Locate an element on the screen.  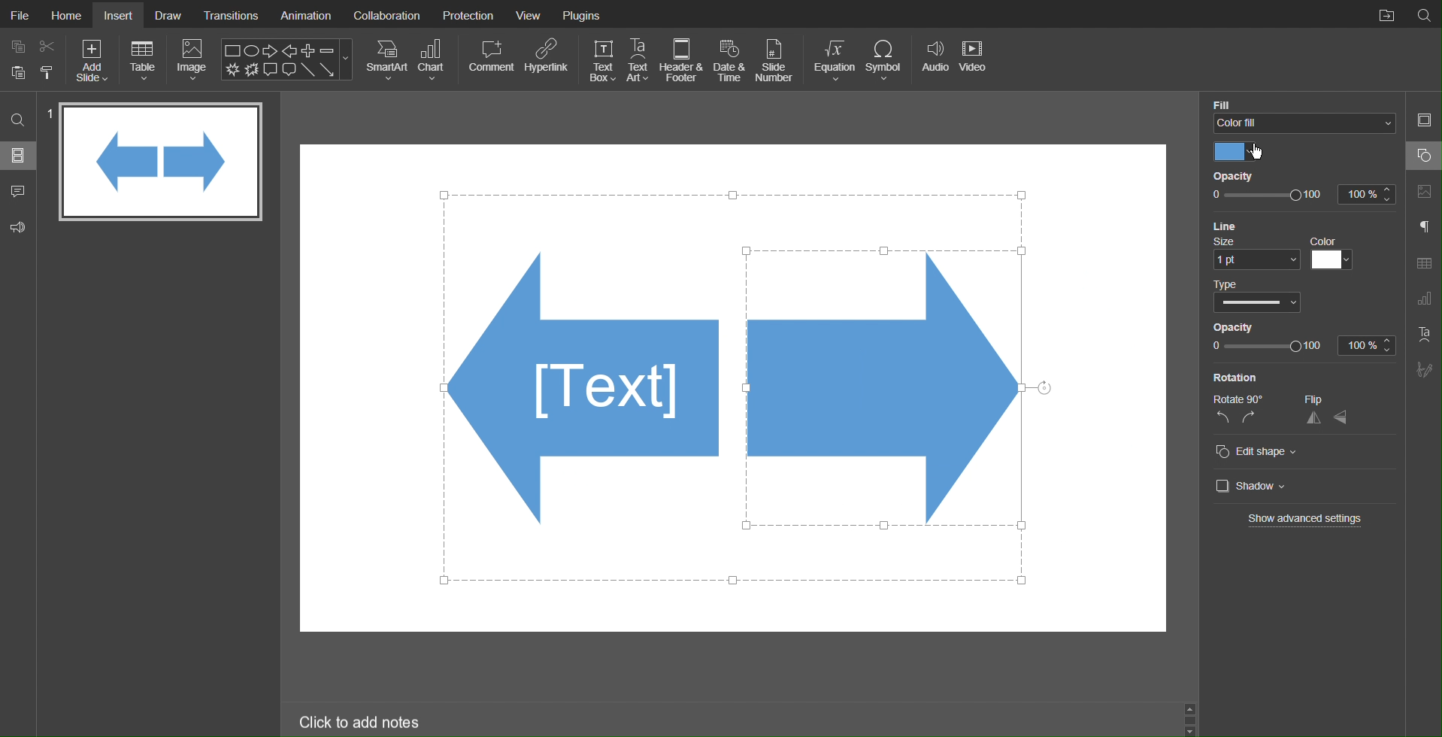
Comments is located at coordinates (17, 190).